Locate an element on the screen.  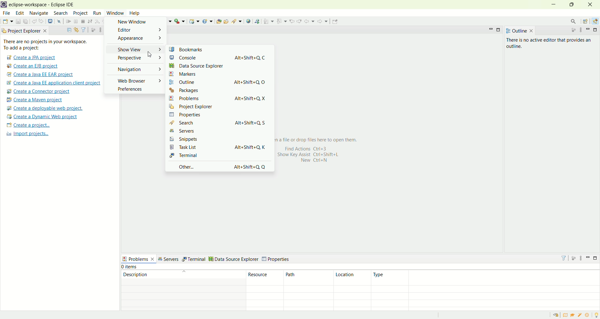
logo is located at coordinates (4, 4).